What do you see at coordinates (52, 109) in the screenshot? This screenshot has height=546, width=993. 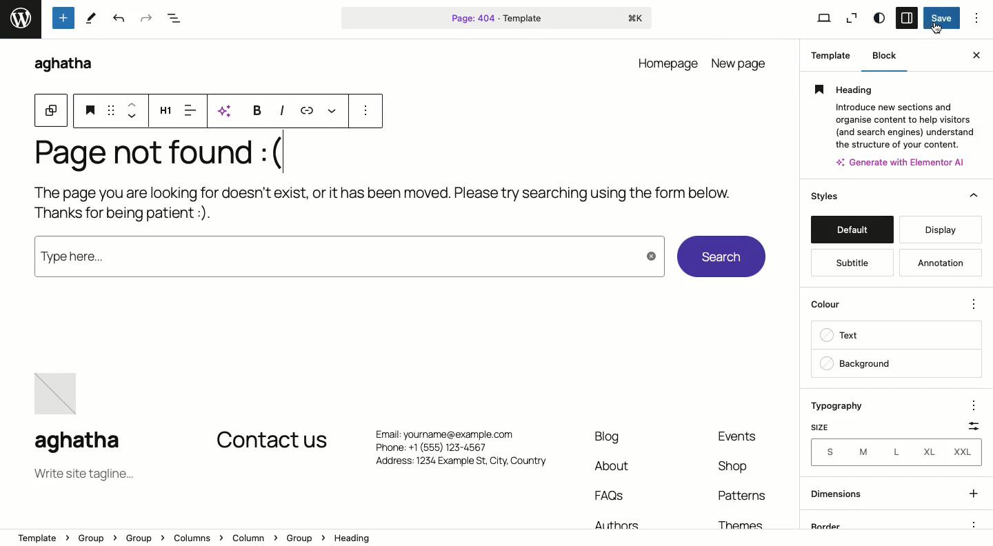 I see `Block` at bounding box center [52, 109].